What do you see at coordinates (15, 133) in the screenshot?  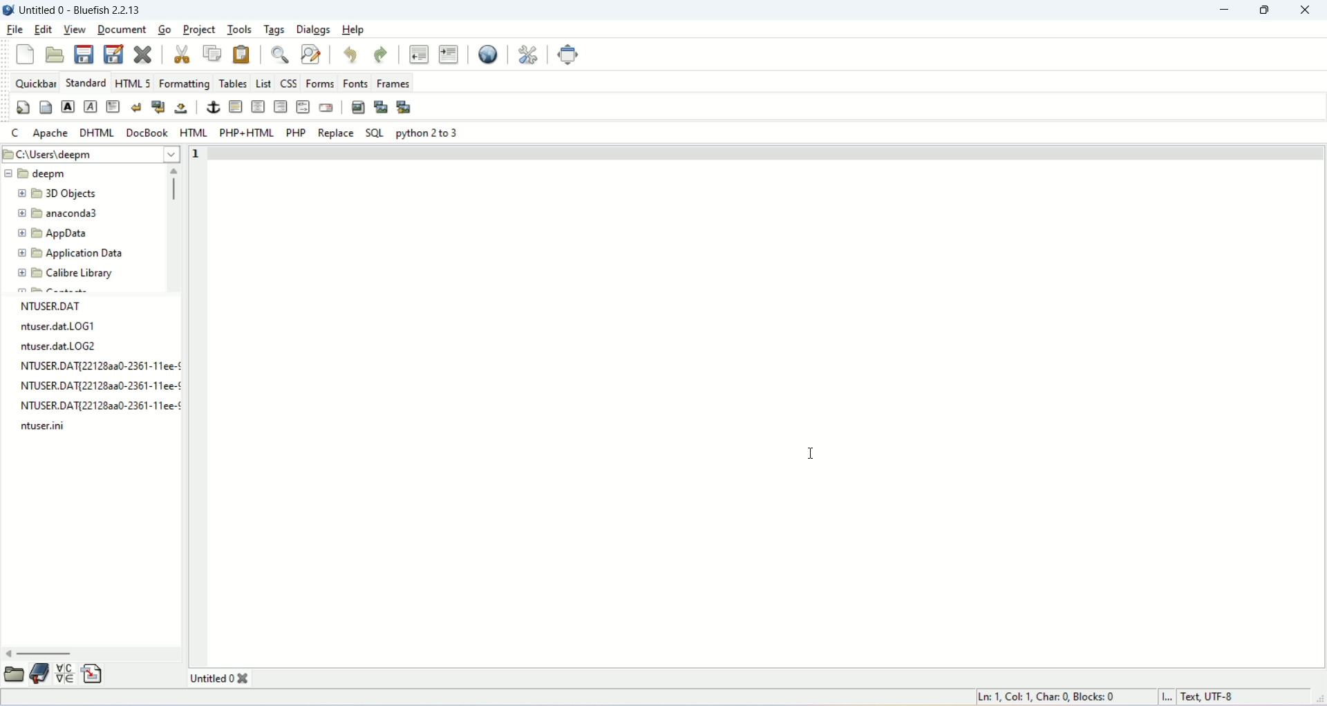 I see `C` at bounding box center [15, 133].